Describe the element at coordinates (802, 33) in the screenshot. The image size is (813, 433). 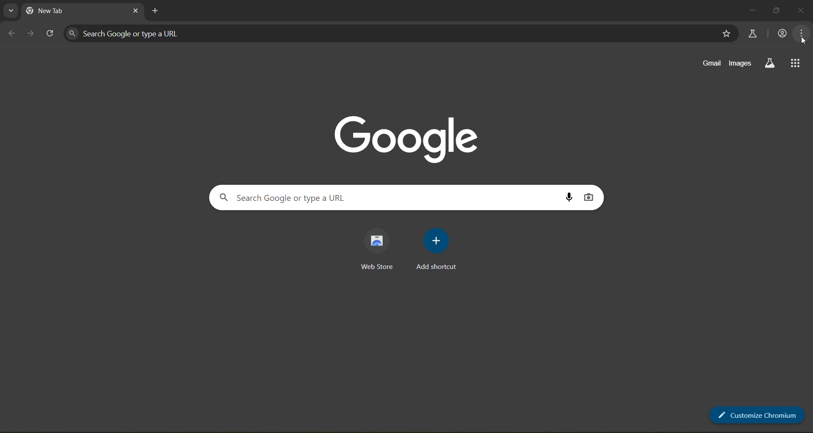
I see `menu` at that location.